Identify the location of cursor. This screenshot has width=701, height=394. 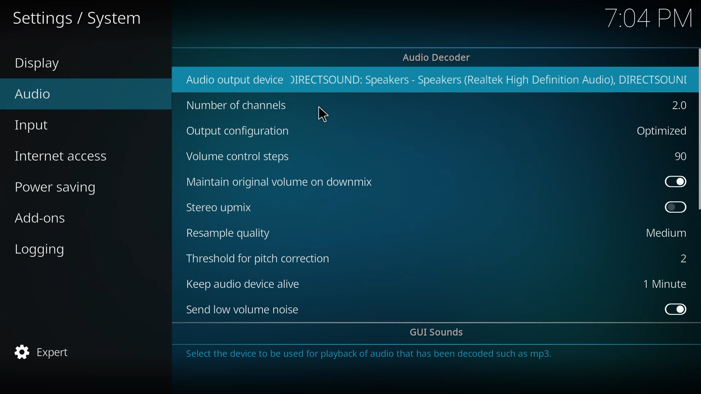
(324, 115).